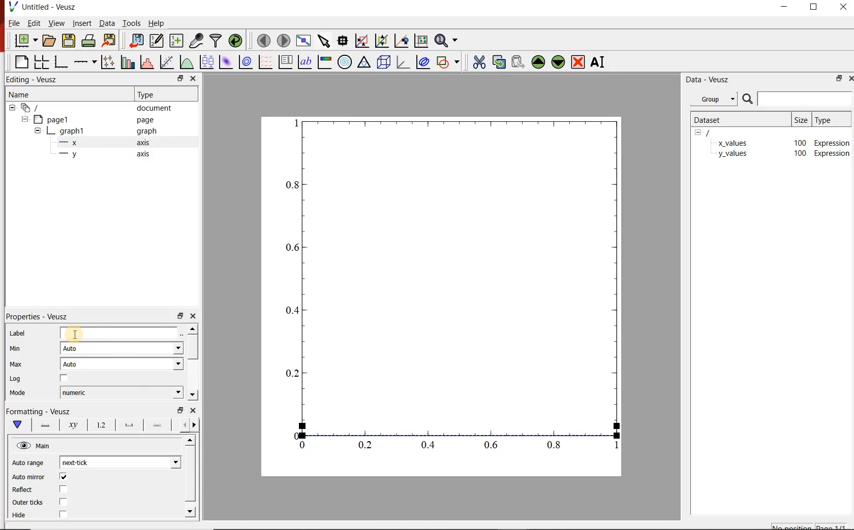 The width and height of the screenshot is (854, 530). Describe the element at coordinates (153, 94) in the screenshot. I see `Type` at that location.